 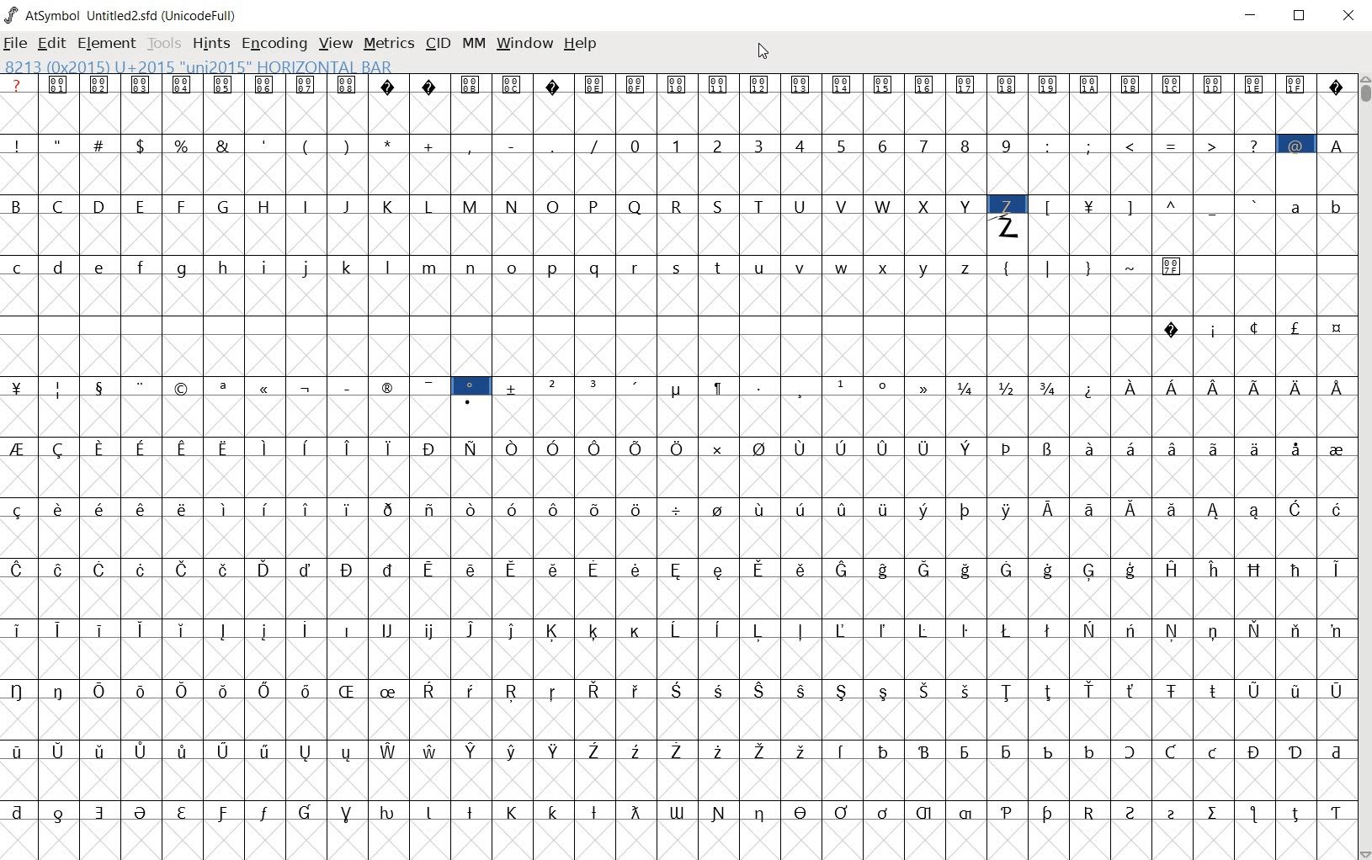 What do you see at coordinates (1302, 17) in the screenshot?
I see `RESTORE DOWN` at bounding box center [1302, 17].